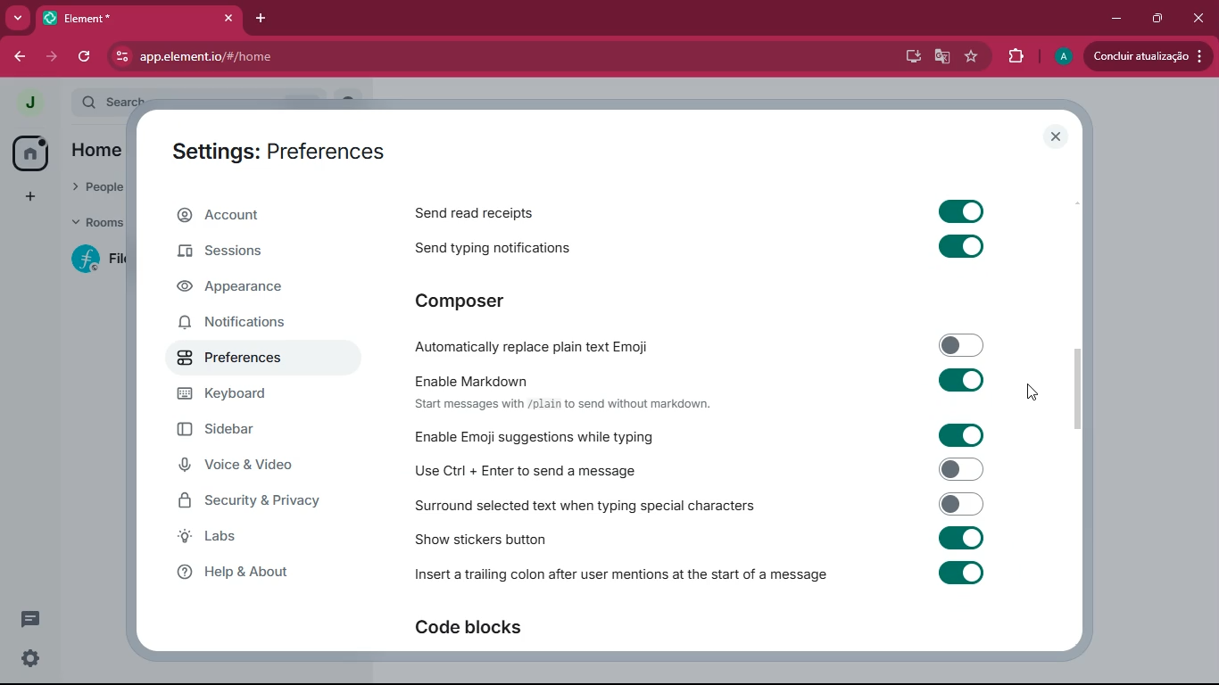  I want to click on surrond text, so click(581, 505).